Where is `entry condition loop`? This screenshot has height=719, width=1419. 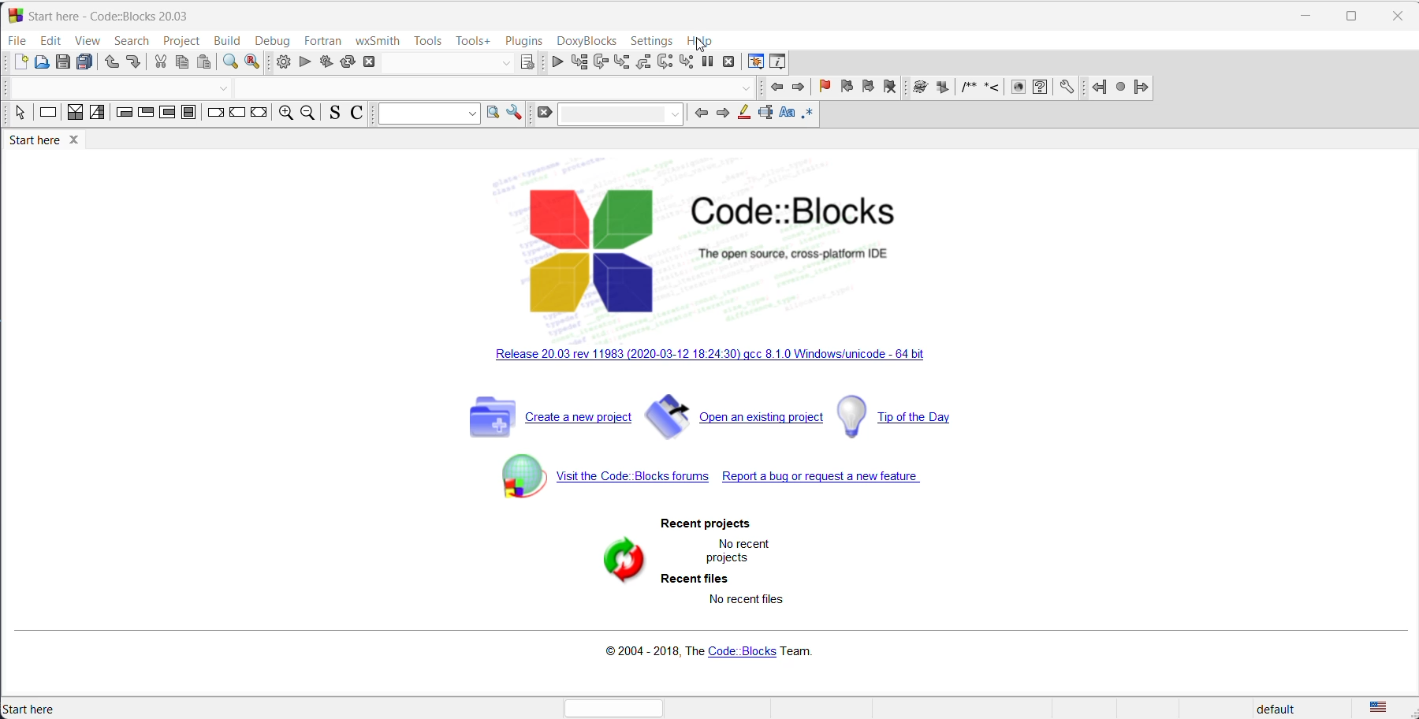
entry condition loop is located at coordinates (122, 116).